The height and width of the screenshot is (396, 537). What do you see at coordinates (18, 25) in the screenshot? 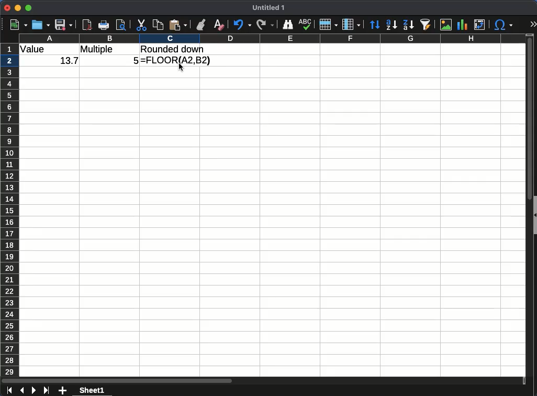
I see `new` at bounding box center [18, 25].